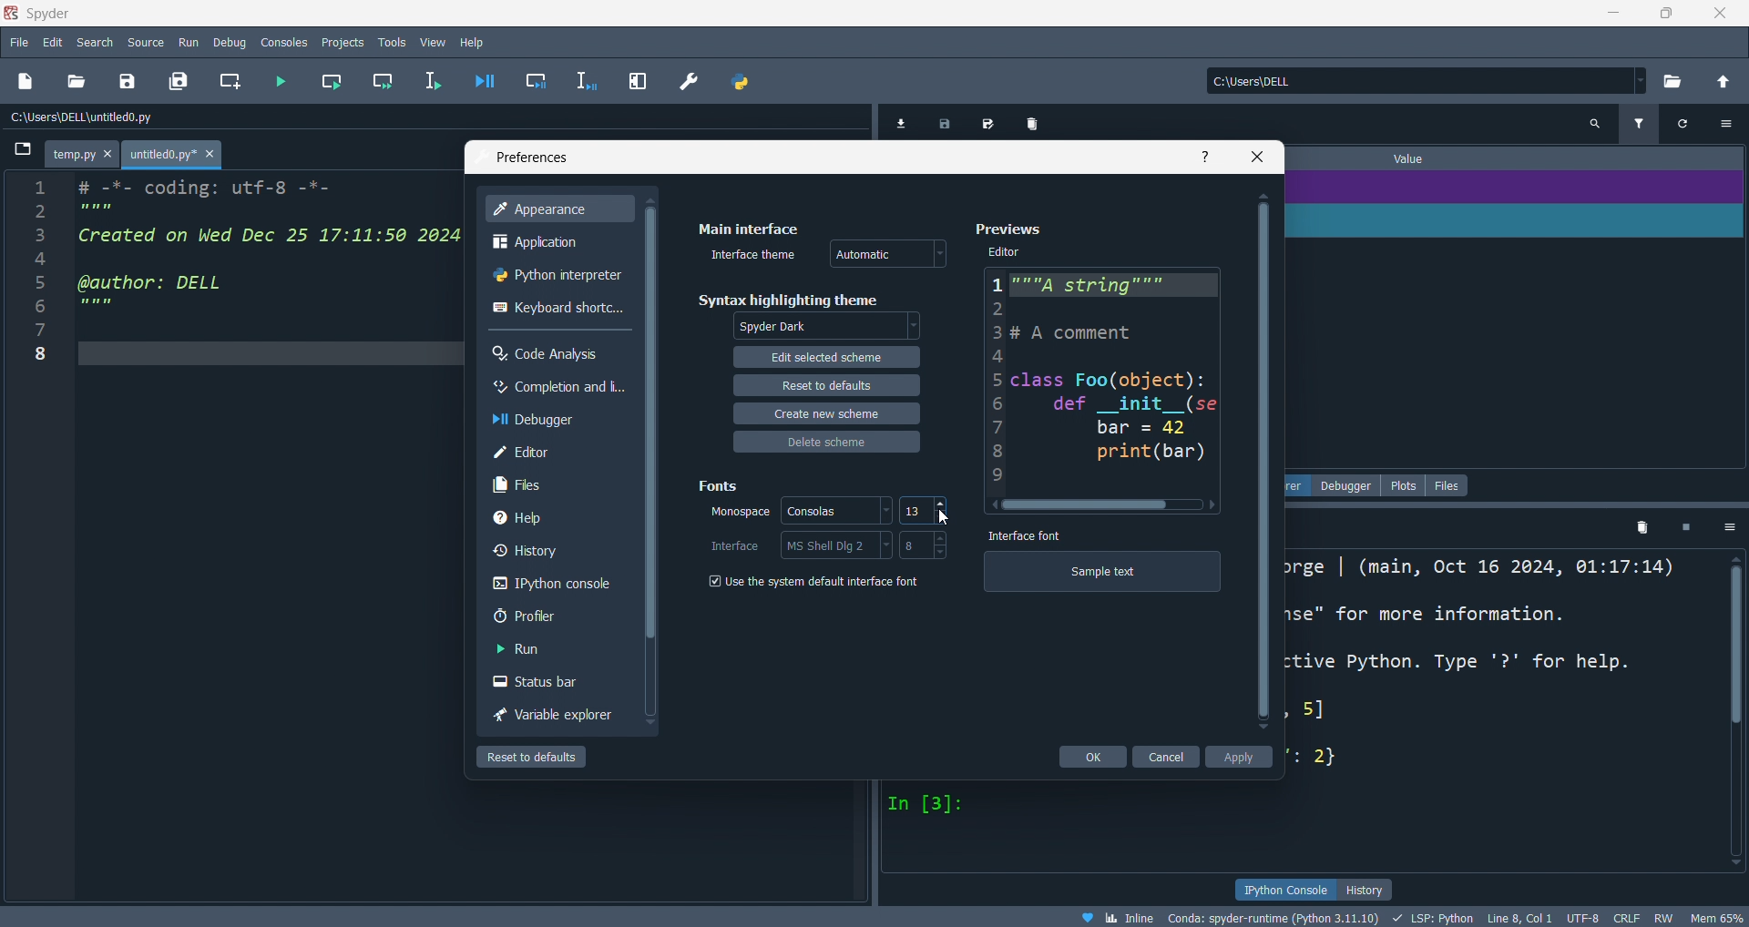  What do you see at coordinates (538, 79) in the screenshot?
I see `debug cell` at bounding box center [538, 79].